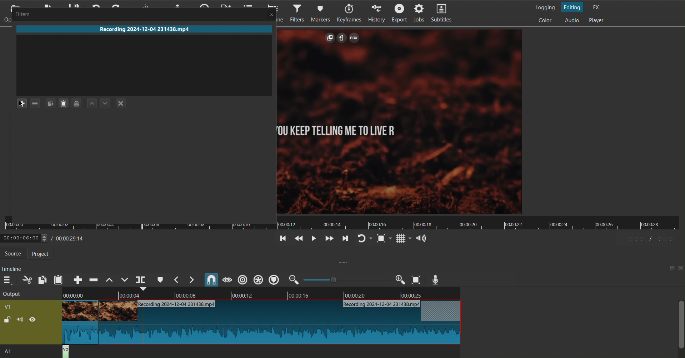  Describe the element at coordinates (51, 104) in the screenshot. I see `Copy` at that location.